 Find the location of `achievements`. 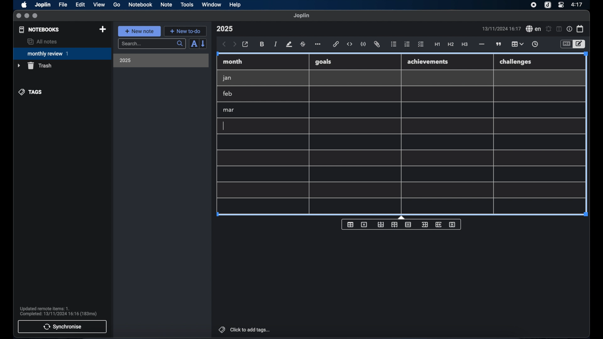

achievements is located at coordinates (428, 62).